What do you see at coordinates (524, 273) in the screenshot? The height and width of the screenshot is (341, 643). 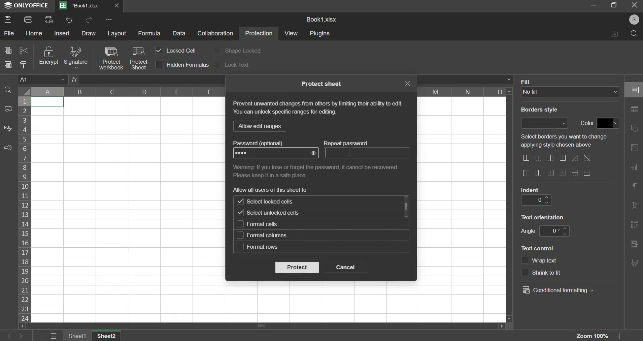 I see `checkbox` at bounding box center [524, 273].